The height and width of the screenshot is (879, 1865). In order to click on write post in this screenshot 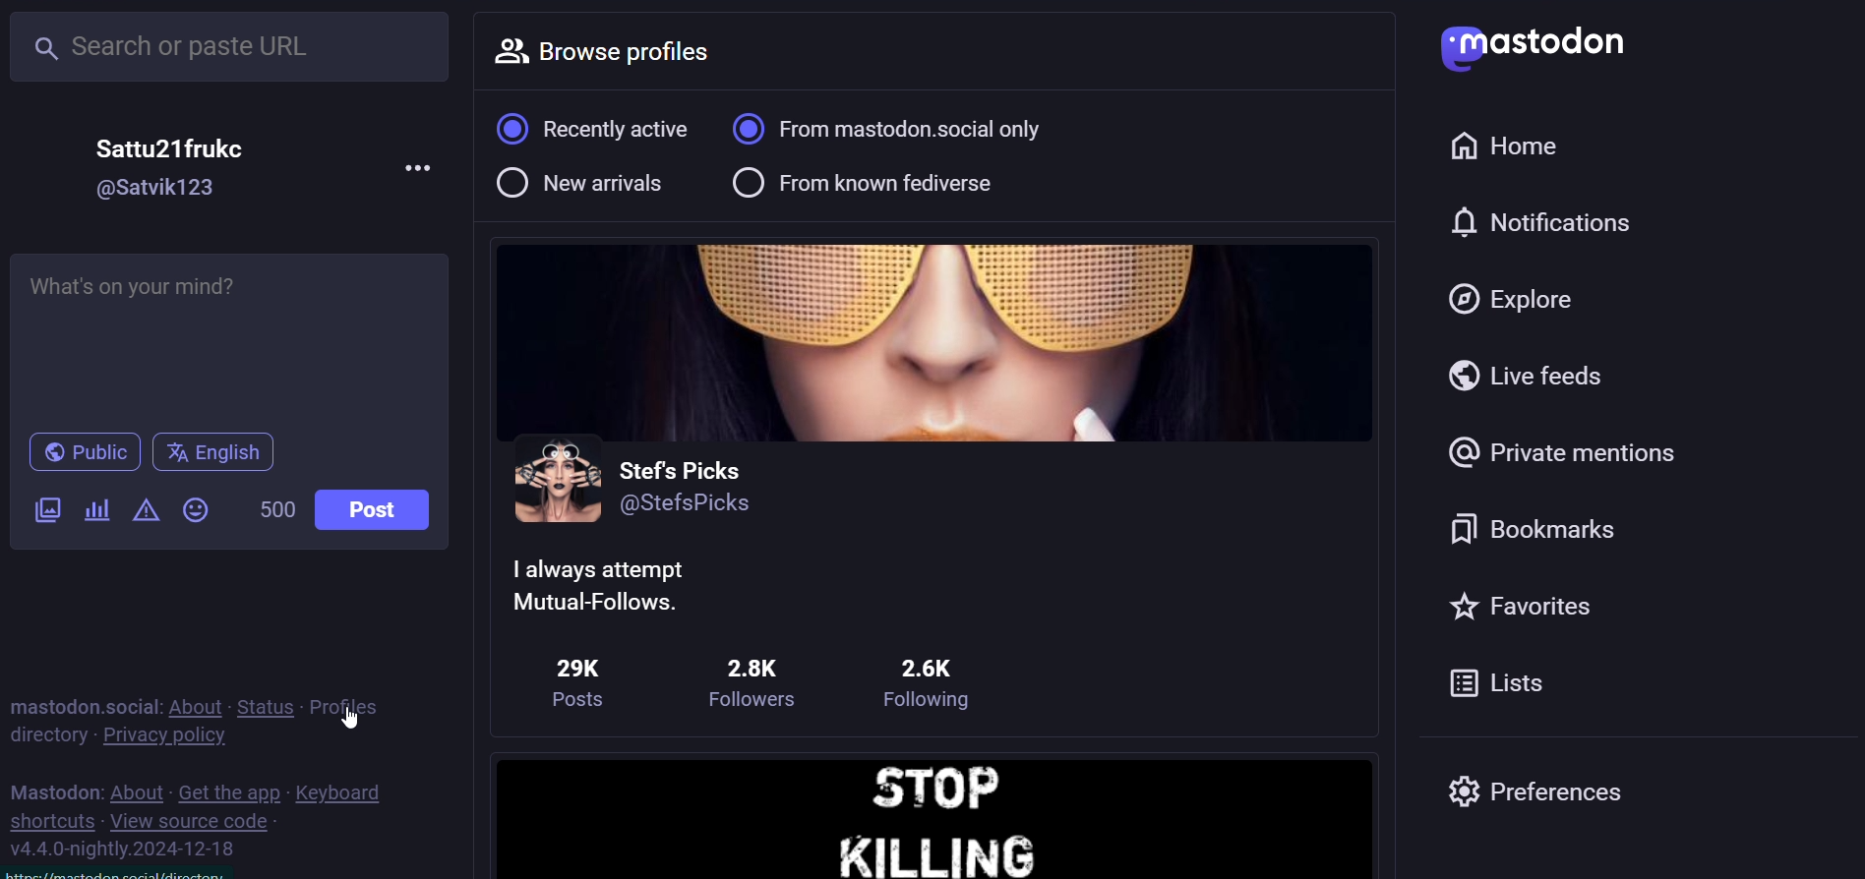, I will do `click(222, 335)`.